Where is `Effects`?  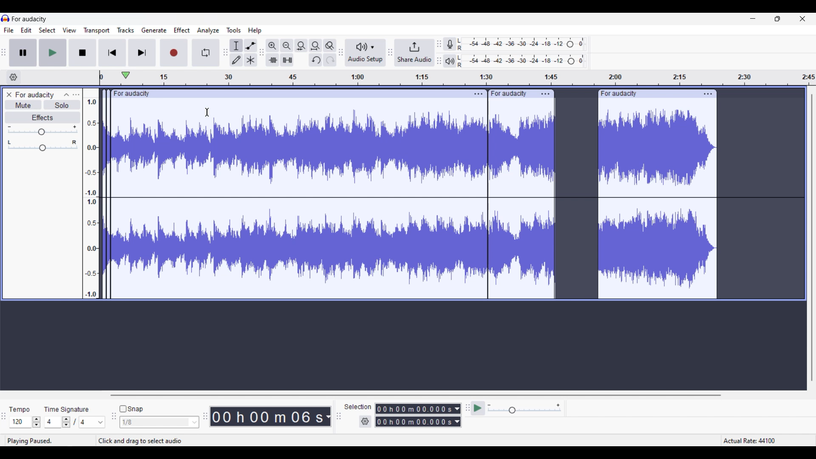
Effects is located at coordinates (43, 118).